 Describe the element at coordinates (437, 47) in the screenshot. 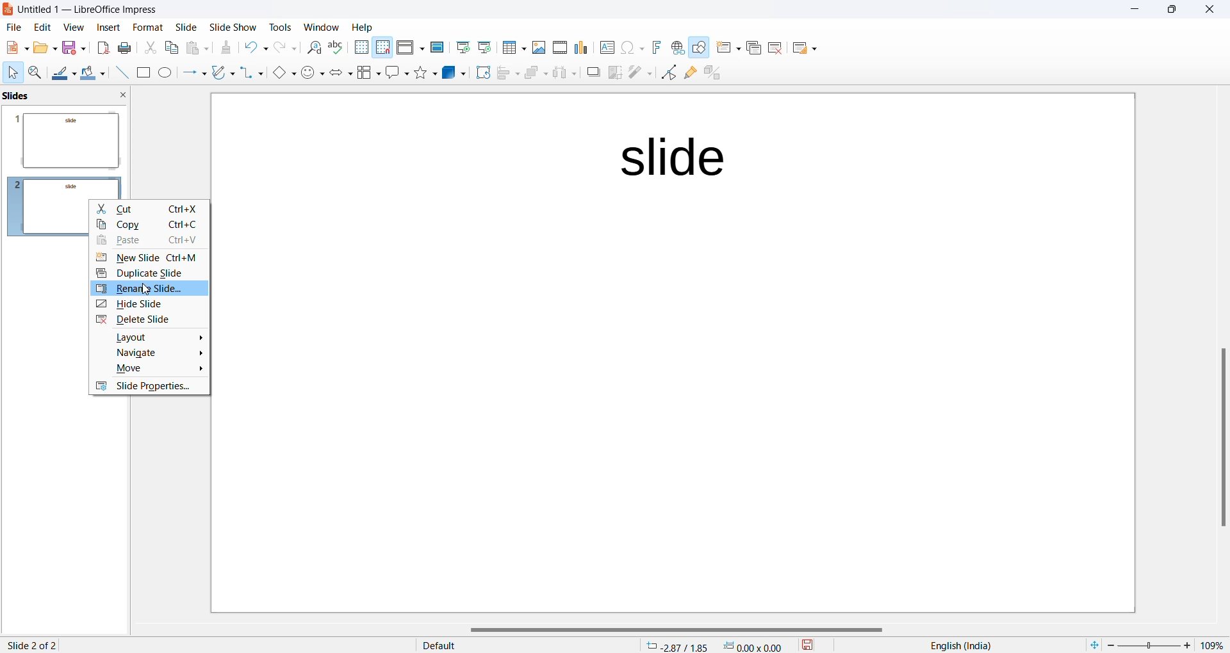

I see `Master slide` at that location.